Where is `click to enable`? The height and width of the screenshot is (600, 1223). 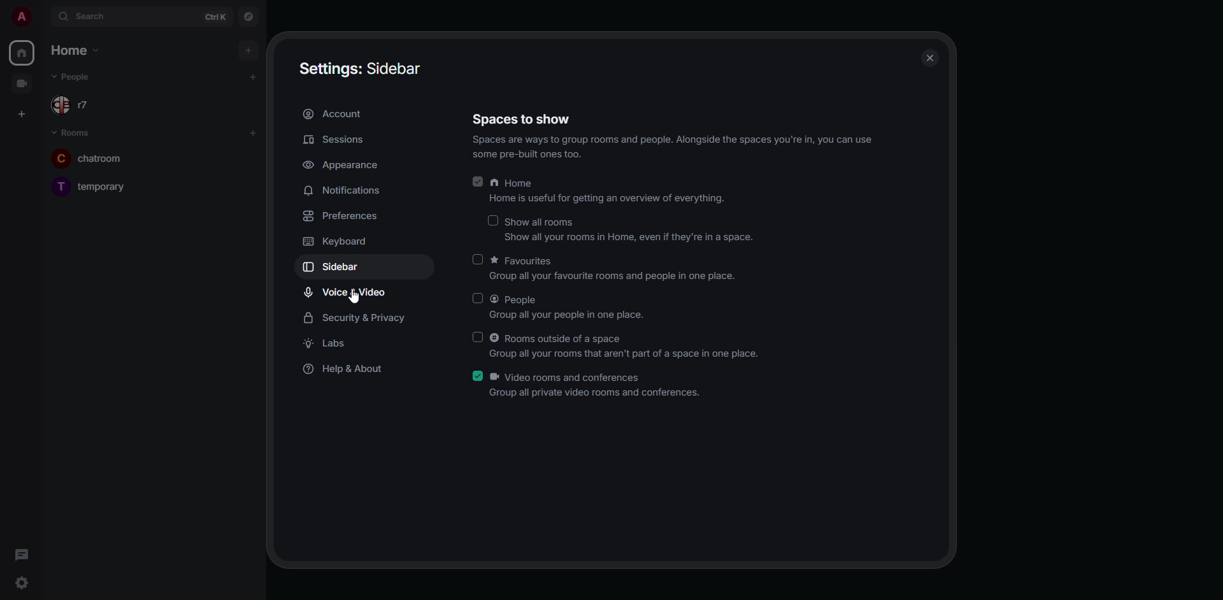
click to enable is located at coordinates (476, 259).